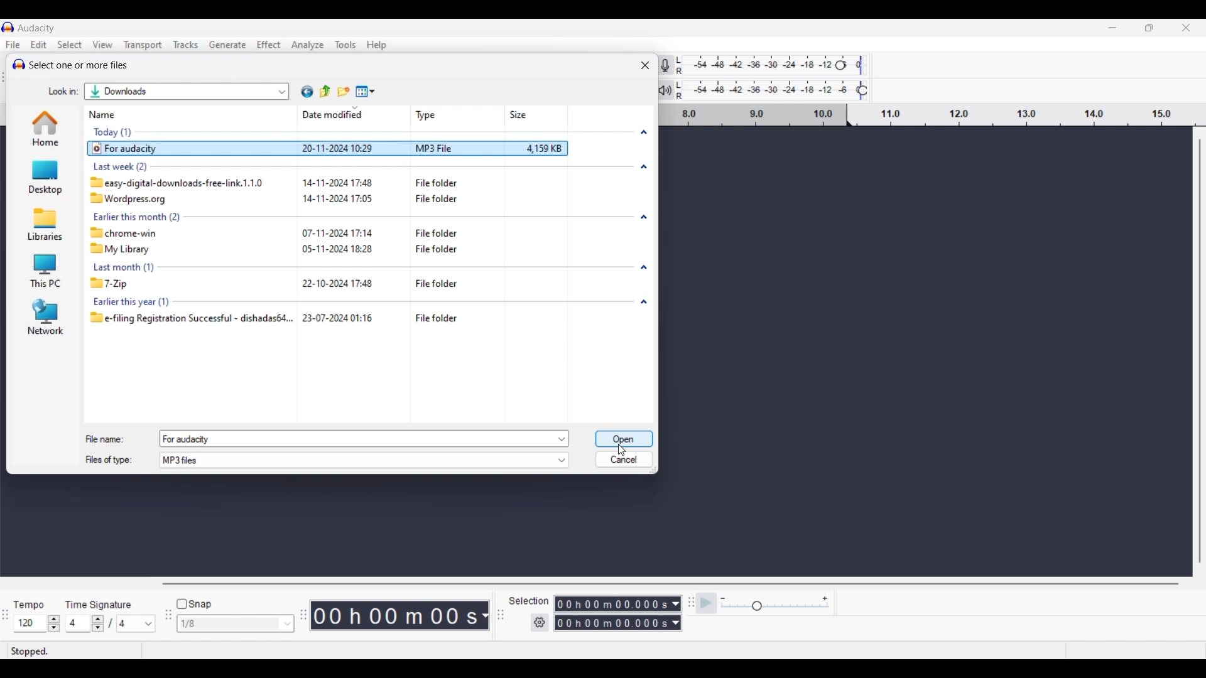 The height and width of the screenshot is (678, 1206). Describe the element at coordinates (354, 439) in the screenshot. I see `File name` at that location.